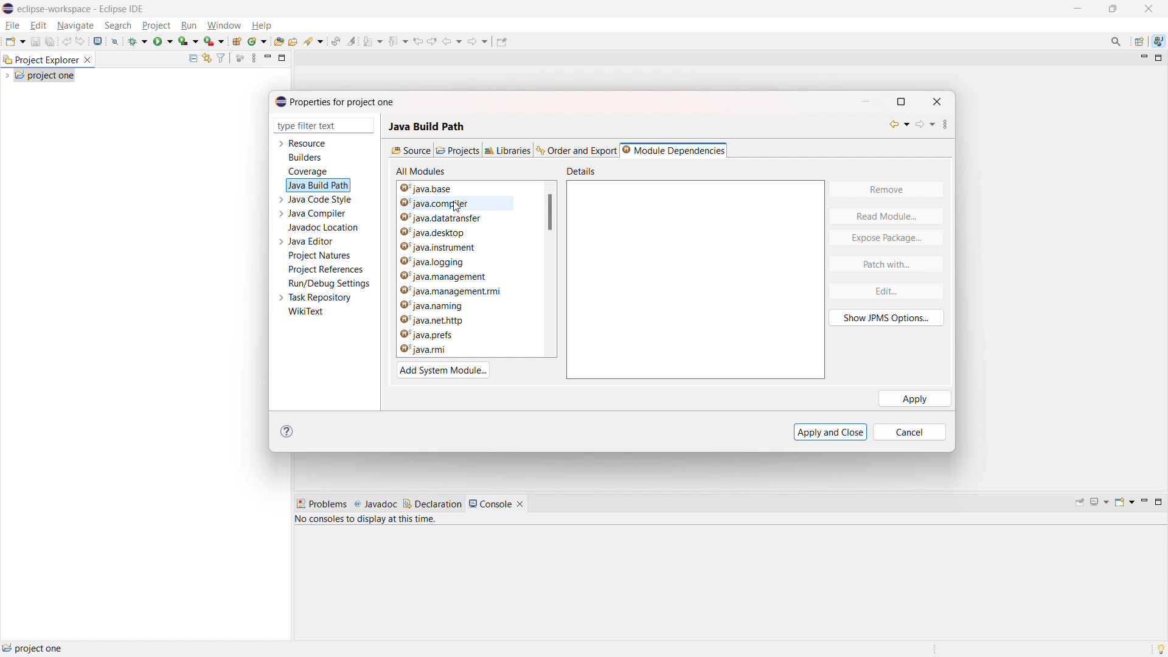 The height and width of the screenshot is (657, 1168). What do you see at coordinates (938, 100) in the screenshot?
I see `close` at bounding box center [938, 100].